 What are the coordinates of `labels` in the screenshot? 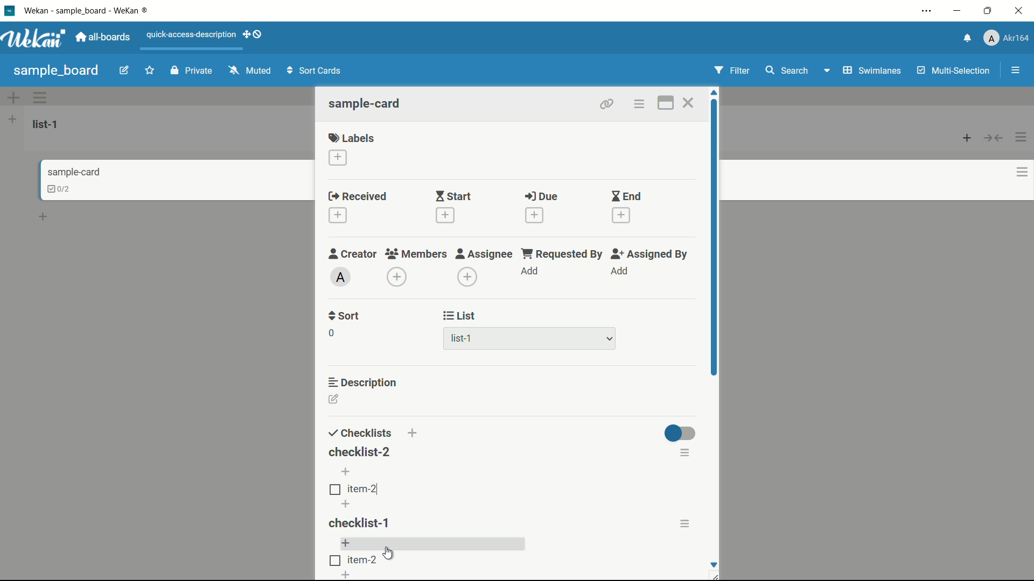 It's located at (352, 137).